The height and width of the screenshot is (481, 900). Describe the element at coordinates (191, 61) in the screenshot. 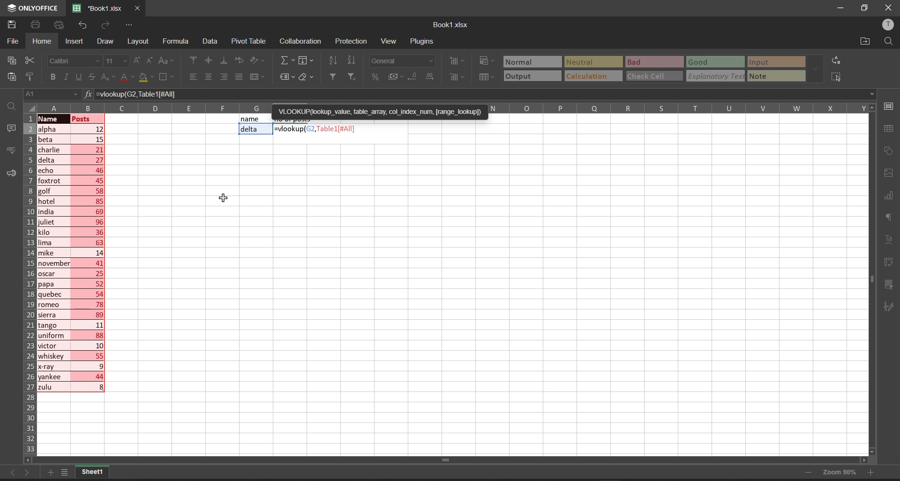

I see `align top` at that location.